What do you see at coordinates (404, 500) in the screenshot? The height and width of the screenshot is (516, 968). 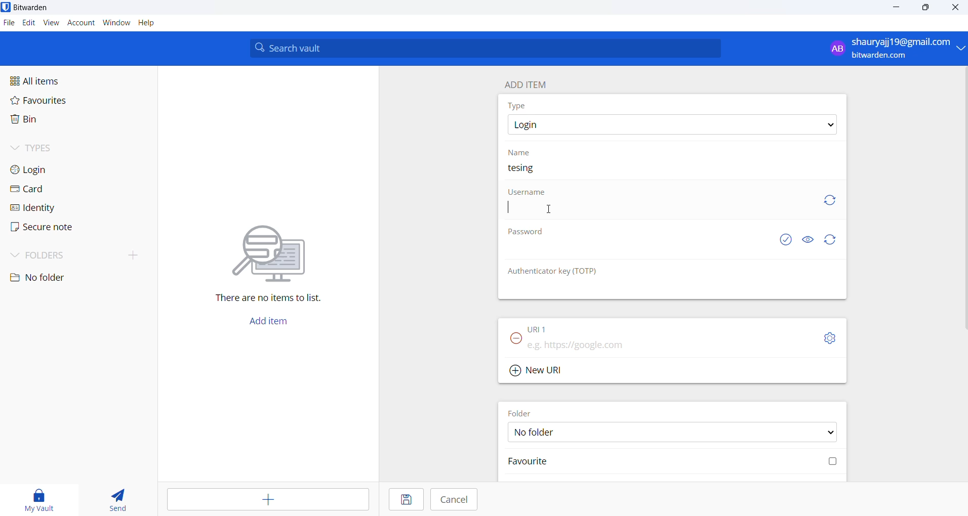 I see `Save` at bounding box center [404, 500].